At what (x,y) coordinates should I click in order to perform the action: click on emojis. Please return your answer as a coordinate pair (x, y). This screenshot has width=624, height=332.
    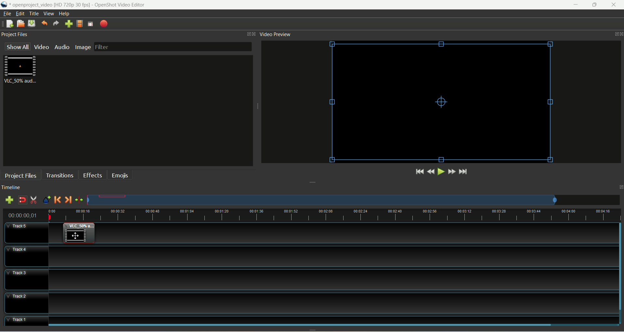
    Looking at the image, I should click on (119, 175).